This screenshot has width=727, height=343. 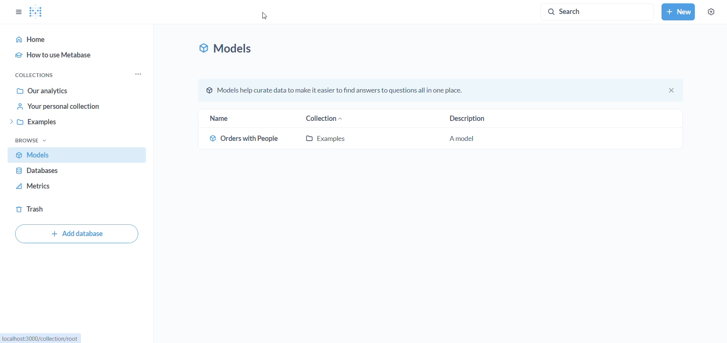 What do you see at coordinates (76, 155) in the screenshot?
I see `Models` at bounding box center [76, 155].